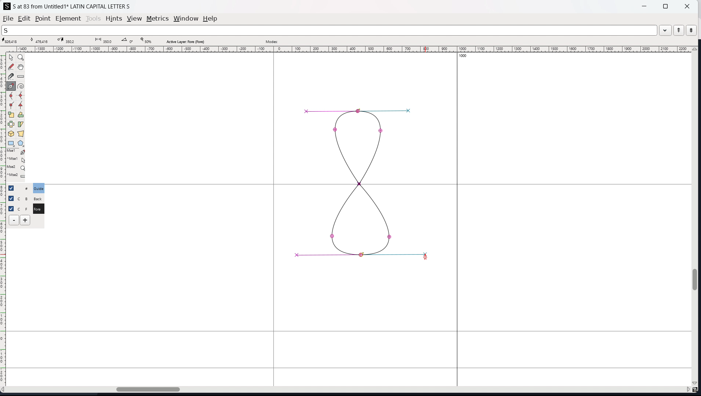 Image resolution: width=701 pixels, height=396 pixels. I want to click on tools, so click(94, 18).